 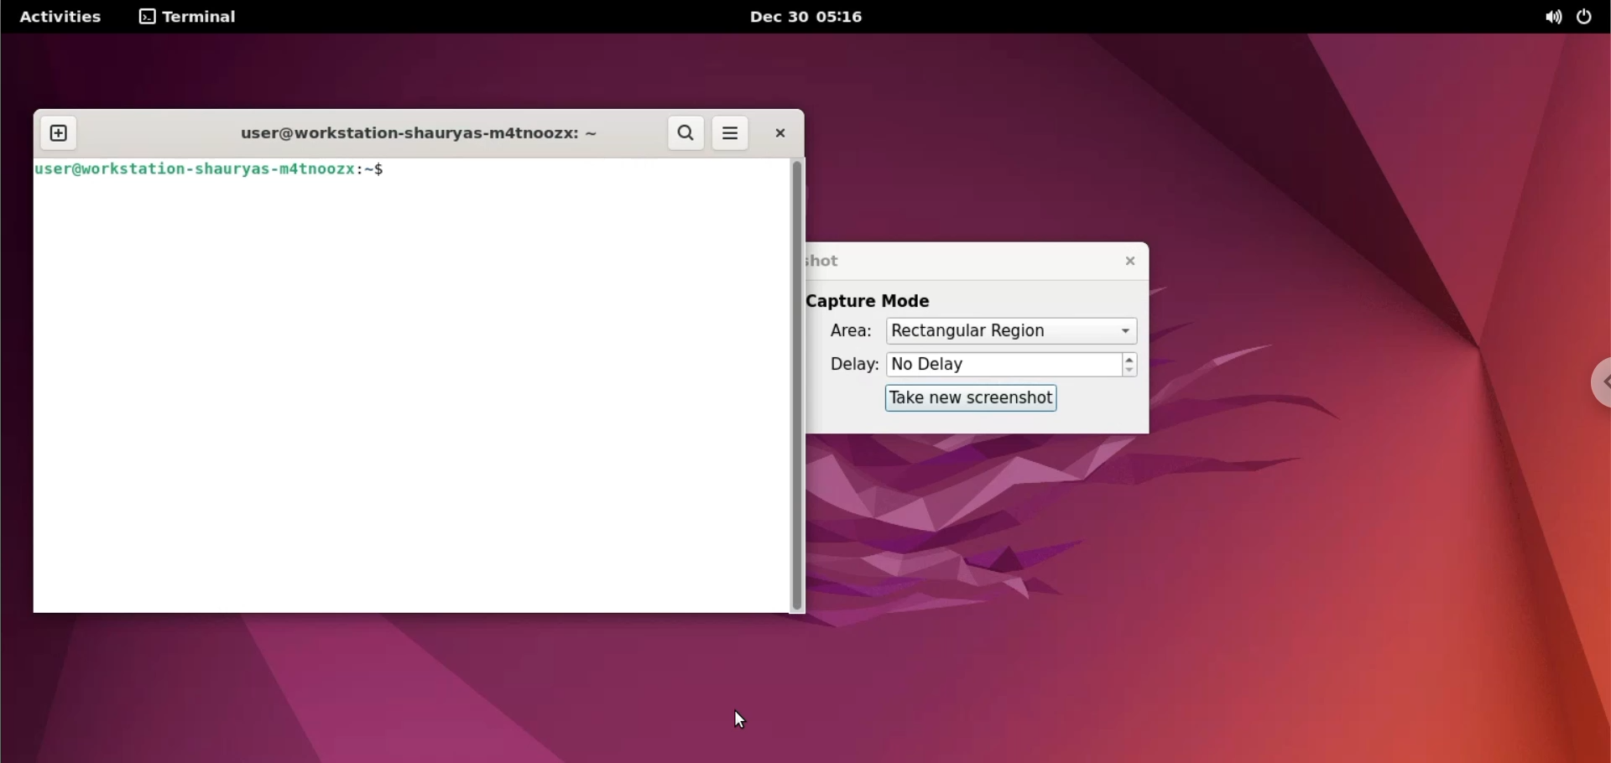 I want to click on delay options, so click(x=1004, y=366).